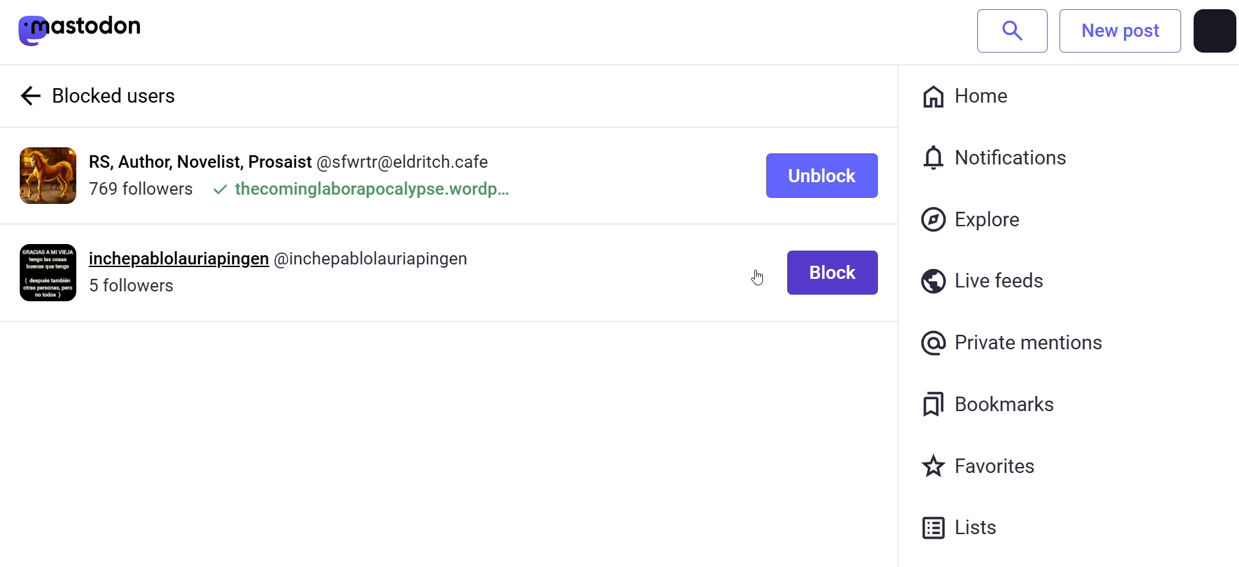 The width and height of the screenshot is (1239, 567). Describe the element at coordinates (296, 270) in the screenshot. I see `inchepablolauriapingen @inchepablolauriapingen
5 followers` at that location.